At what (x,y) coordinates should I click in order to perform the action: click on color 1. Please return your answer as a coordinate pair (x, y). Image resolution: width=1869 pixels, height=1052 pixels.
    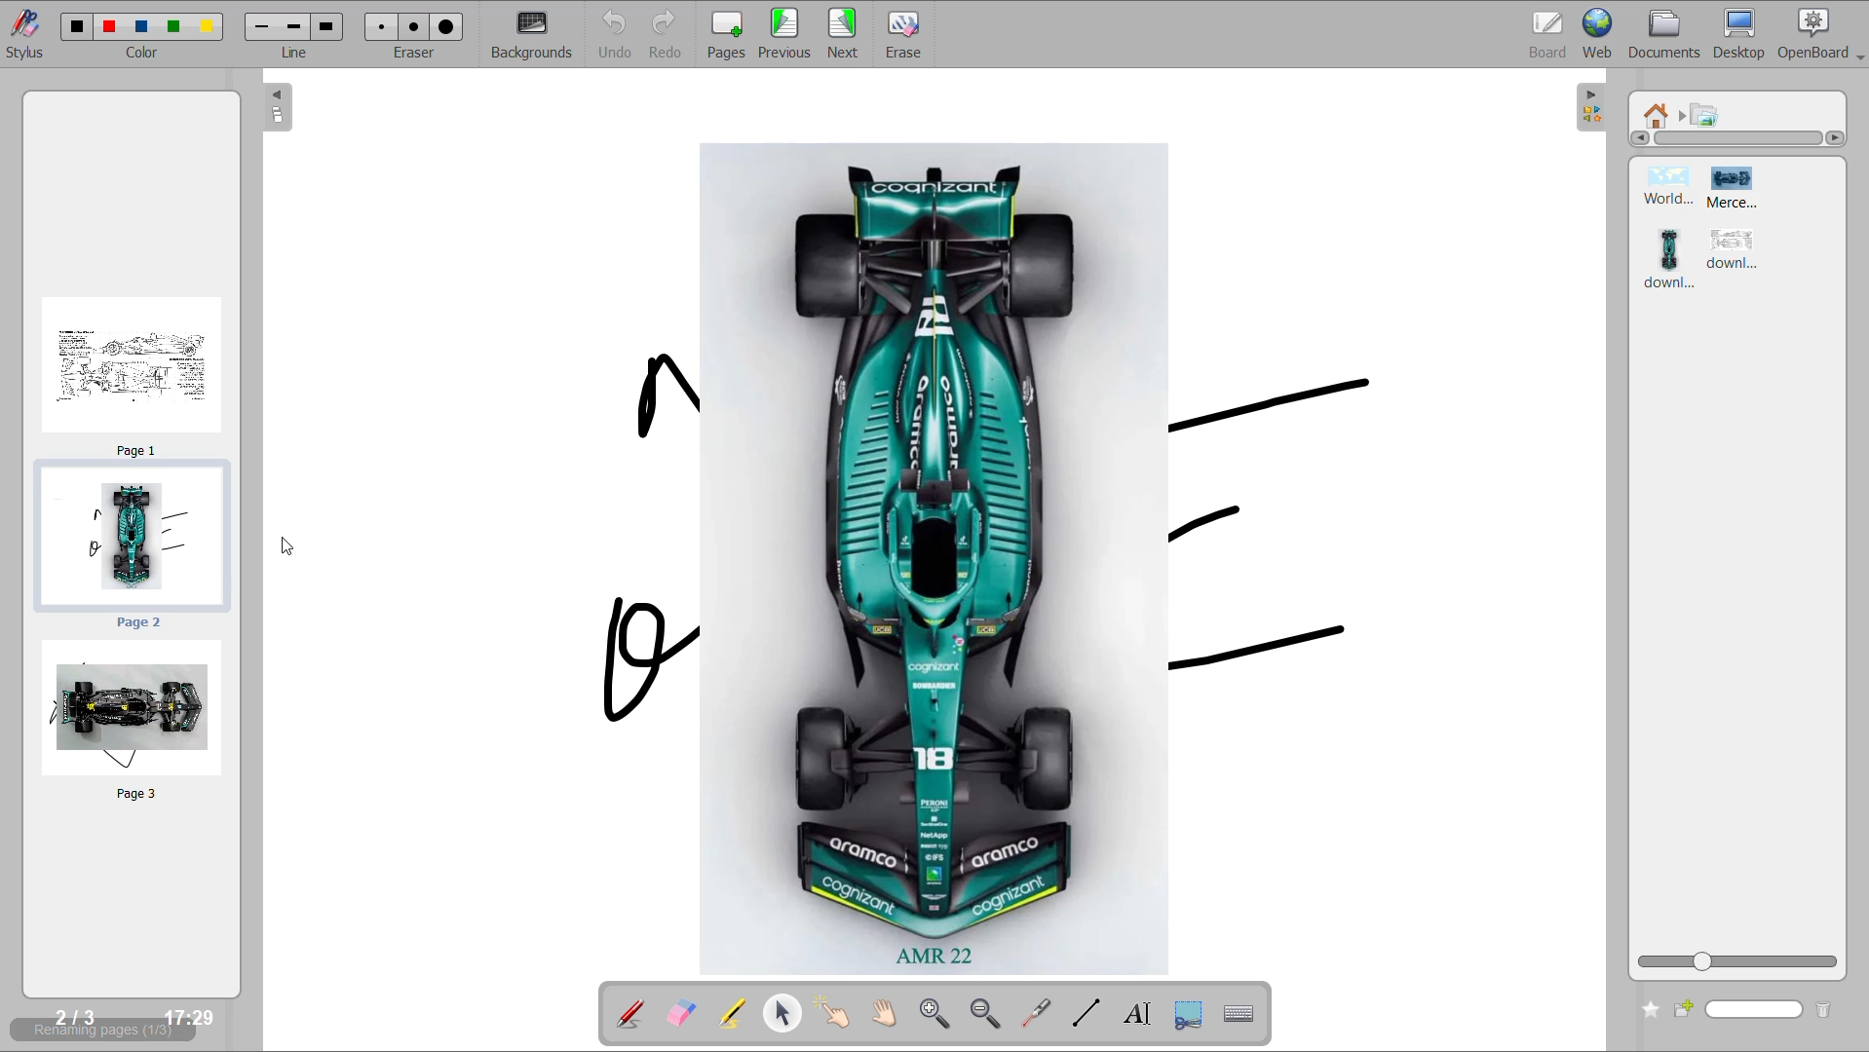
    Looking at the image, I should click on (76, 24).